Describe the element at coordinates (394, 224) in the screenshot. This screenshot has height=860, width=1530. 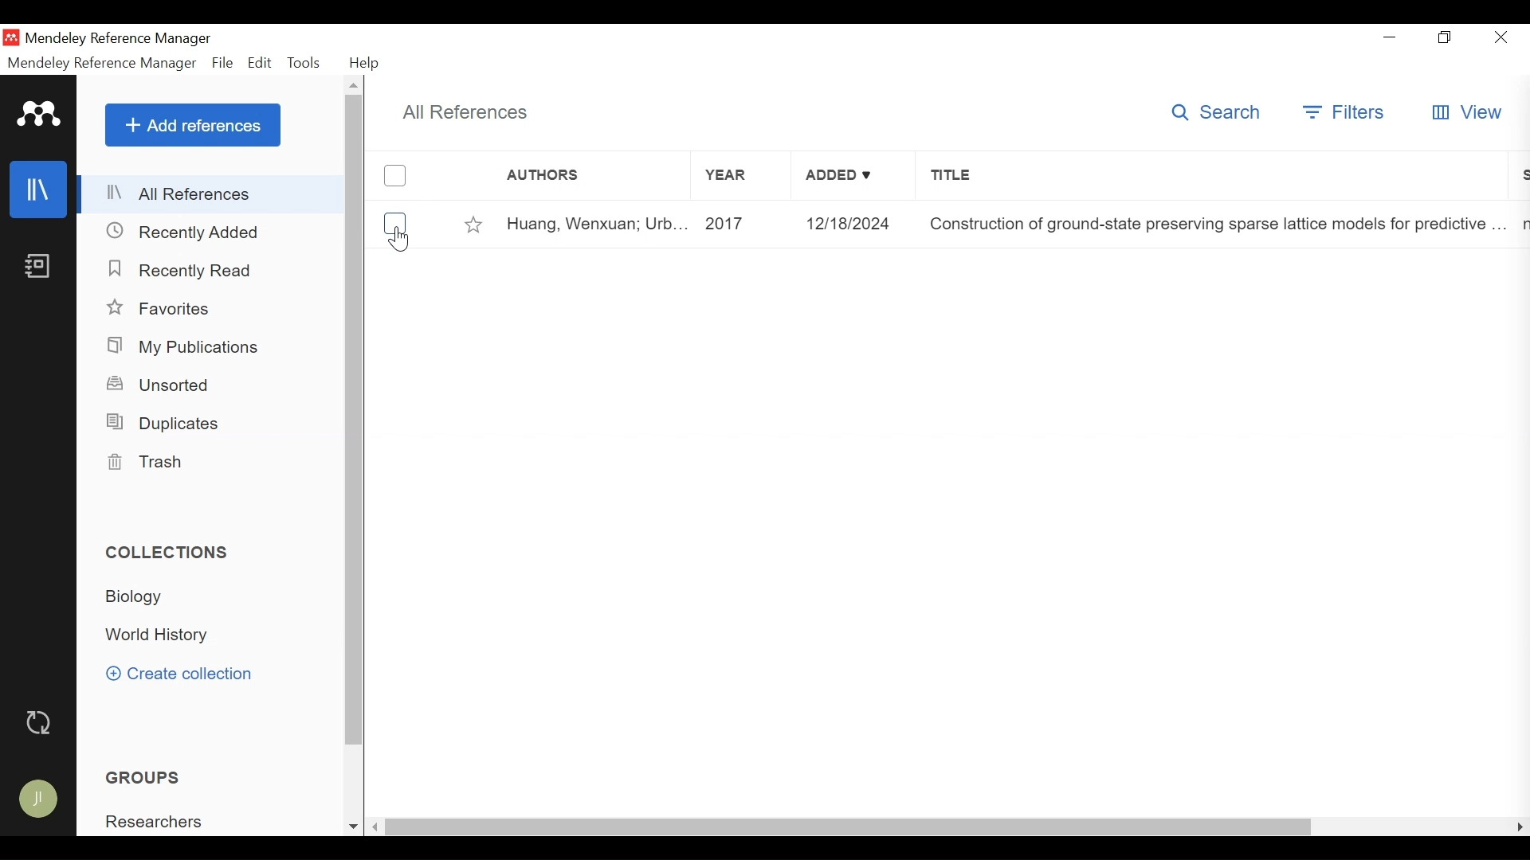
I see `(un)select` at that location.